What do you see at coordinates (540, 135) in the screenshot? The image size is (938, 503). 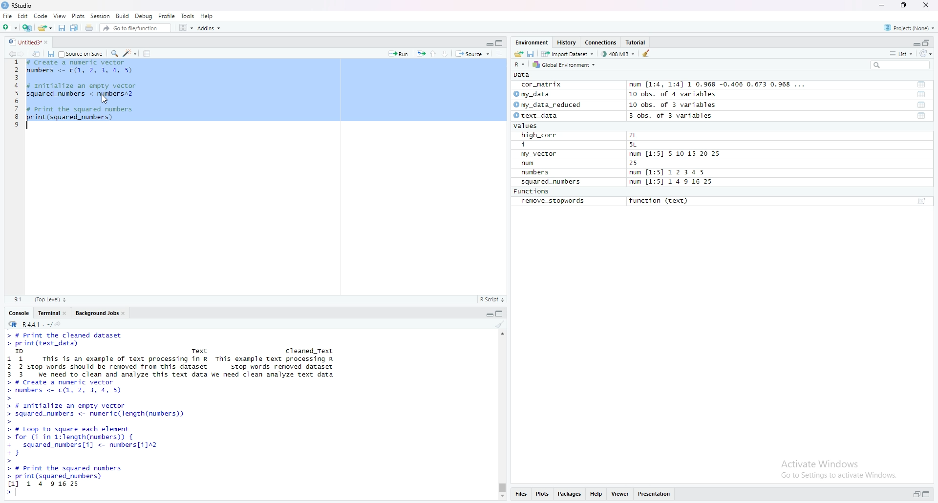 I see `high_corr` at bounding box center [540, 135].